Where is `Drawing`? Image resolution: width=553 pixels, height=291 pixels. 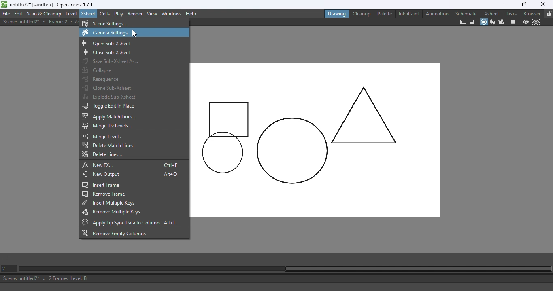 Drawing is located at coordinates (336, 13).